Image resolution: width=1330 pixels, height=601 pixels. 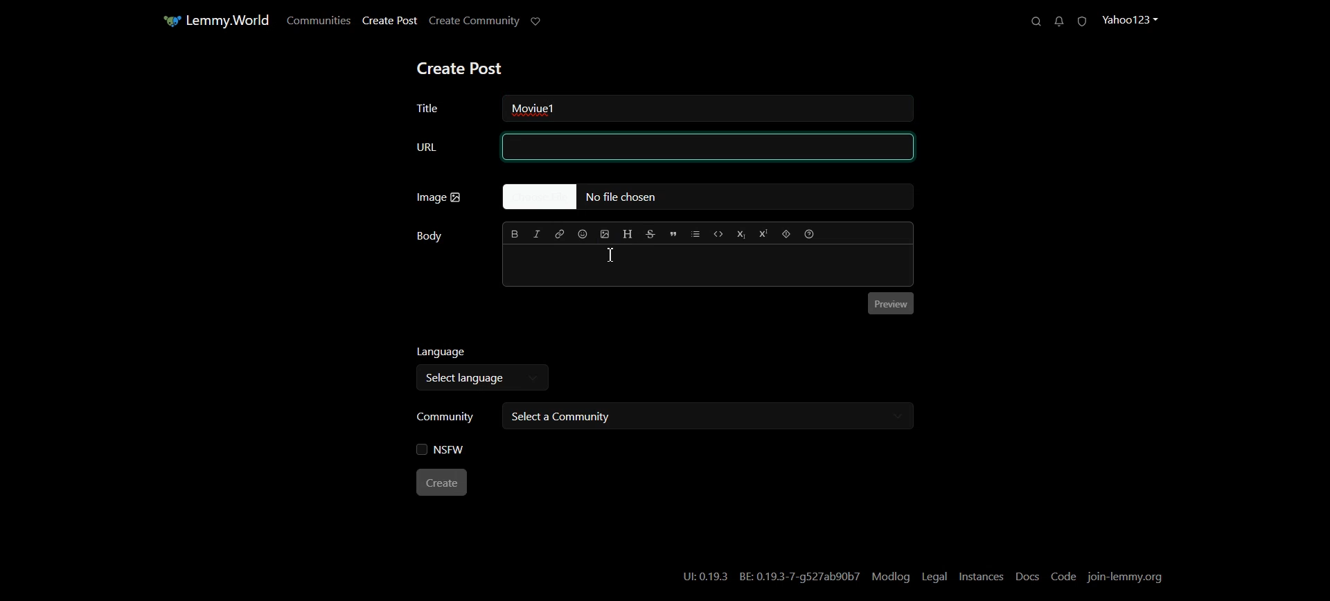 What do you see at coordinates (1134, 19) in the screenshot?
I see `Profile` at bounding box center [1134, 19].